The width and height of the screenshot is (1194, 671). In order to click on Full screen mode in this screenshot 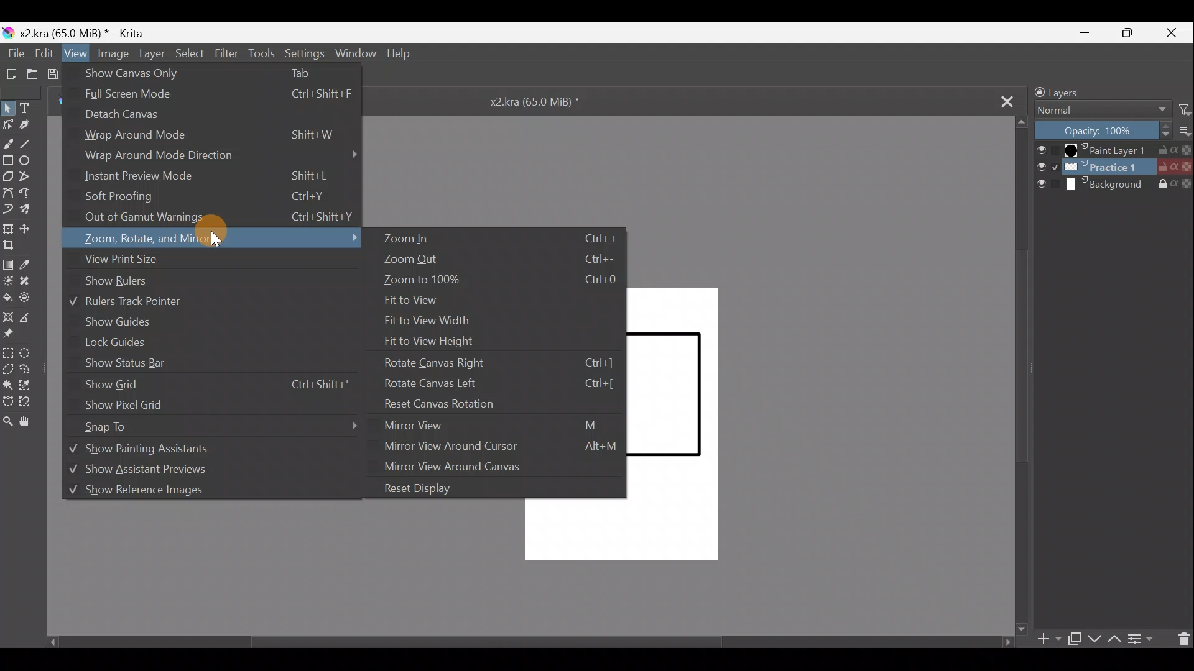, I will do `click(215, 96)`.